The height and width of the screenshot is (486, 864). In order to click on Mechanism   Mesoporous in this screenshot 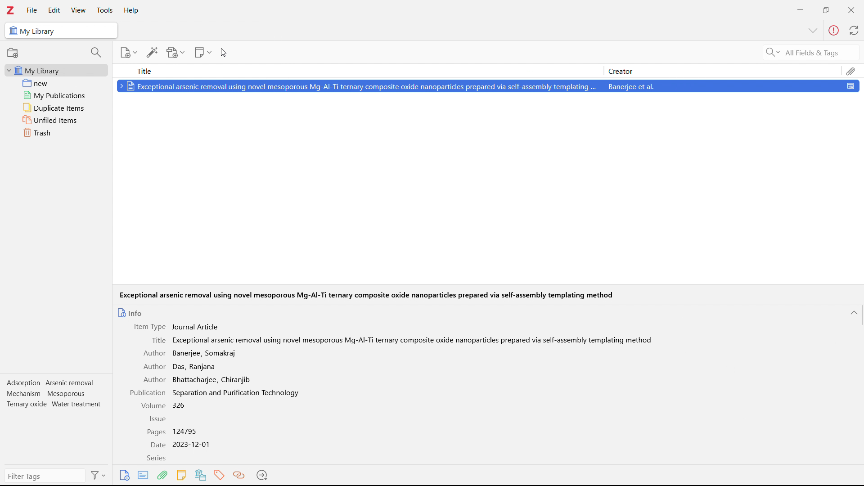, I will do `click(47, 393)`.